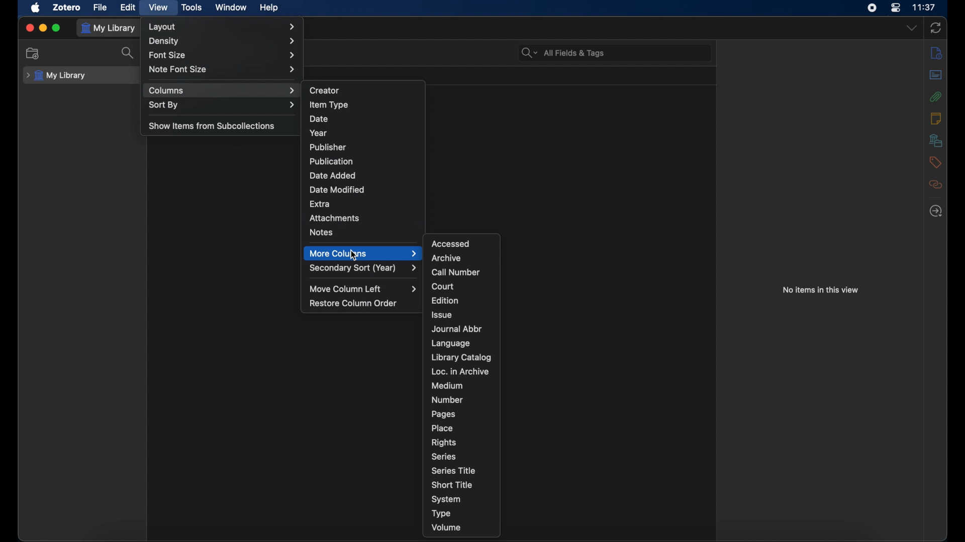 The image size is (965, 542). I want to click on attachments, so click(337, 218).